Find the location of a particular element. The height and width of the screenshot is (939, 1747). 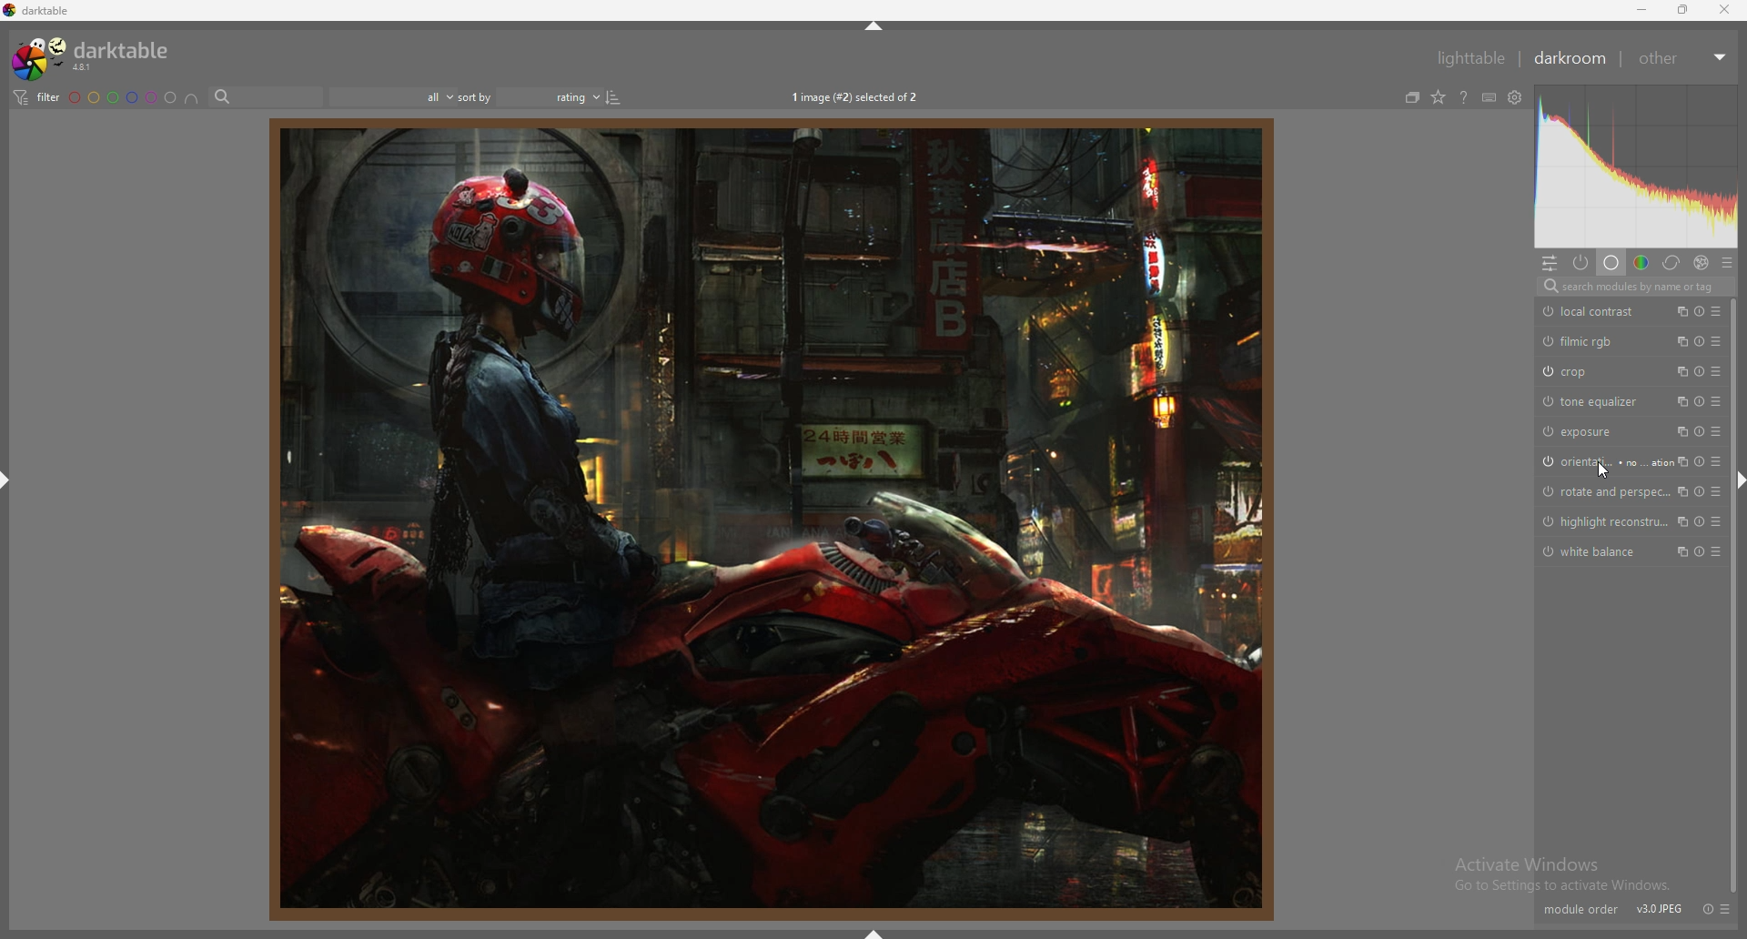

darkroom is located at coordinates (1573, 58).